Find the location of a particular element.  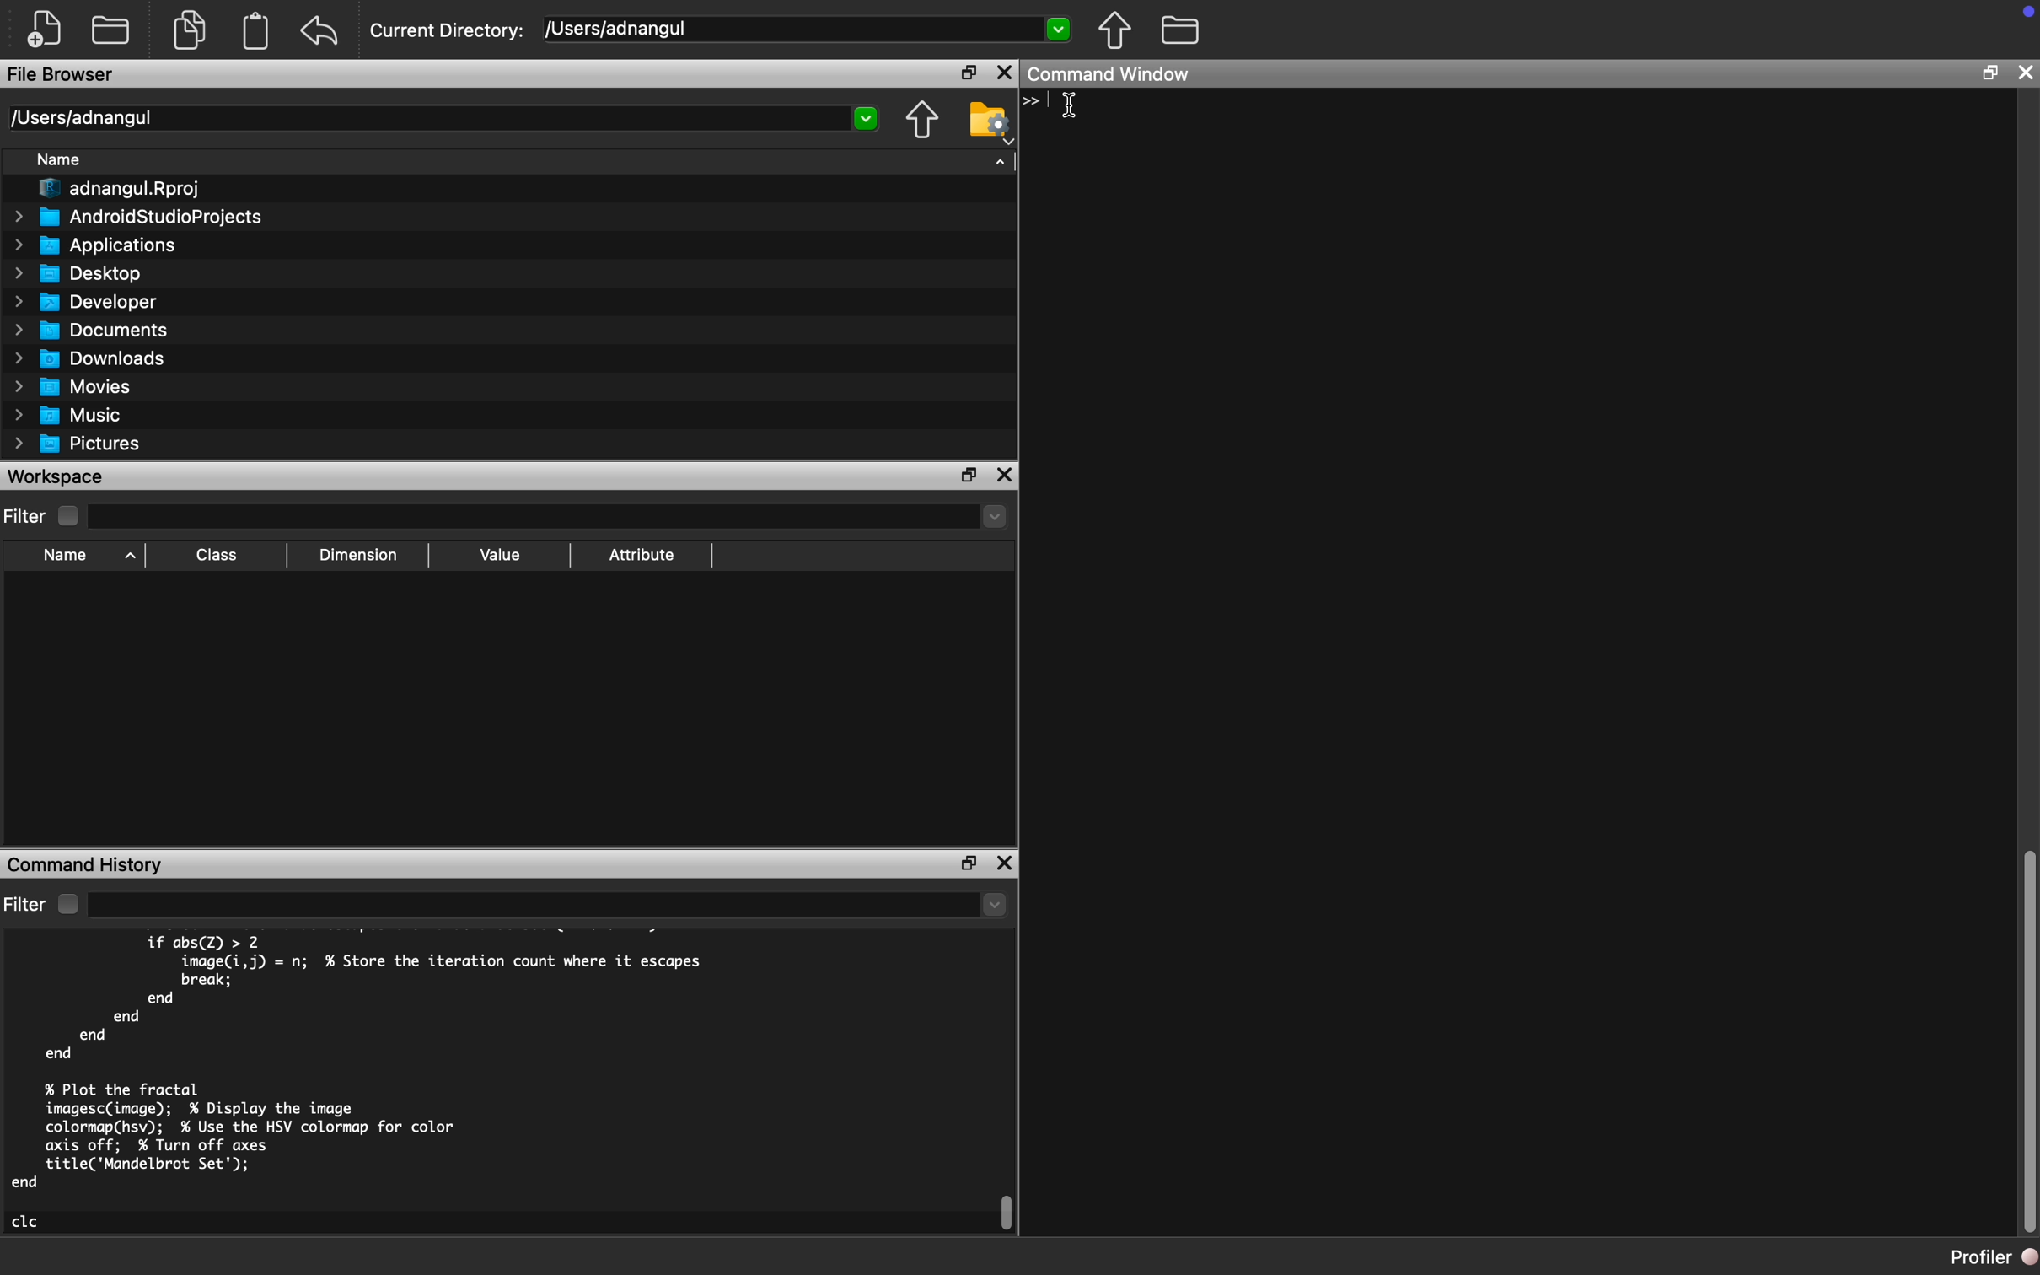

Desktop is located at coordinates (73, 274).